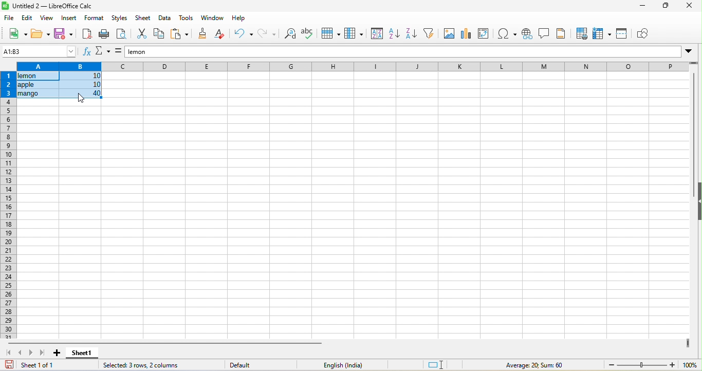  I want to click on column headings, so click(349, 66).